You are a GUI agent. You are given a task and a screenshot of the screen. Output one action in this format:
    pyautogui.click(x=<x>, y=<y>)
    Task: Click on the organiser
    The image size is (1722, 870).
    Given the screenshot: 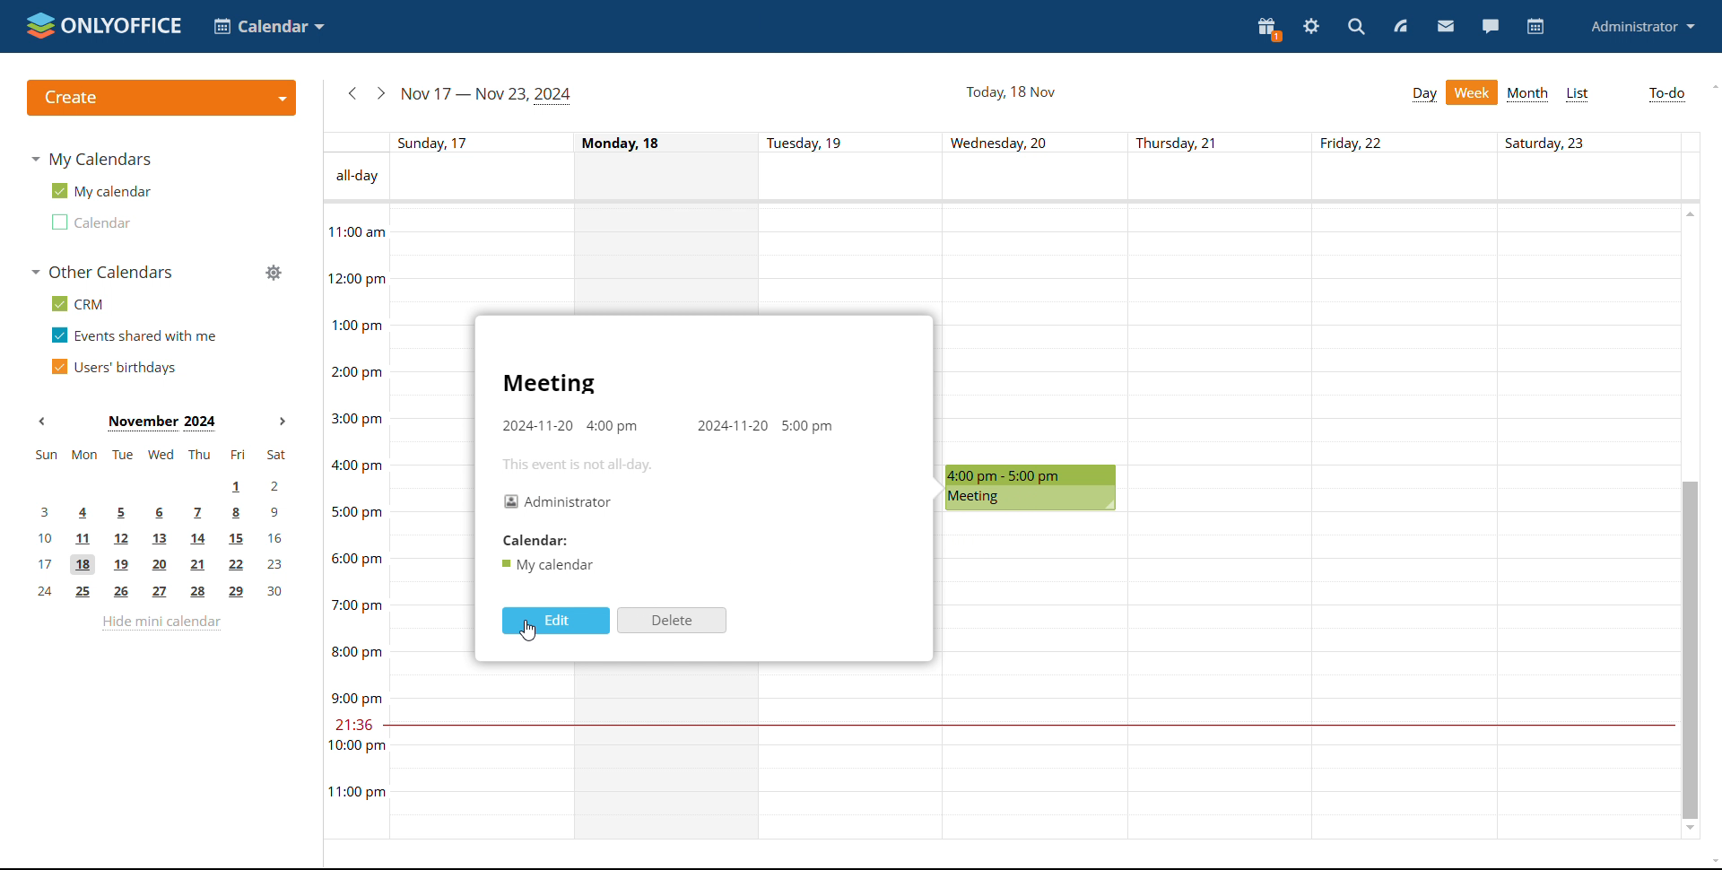 What is the action you would take?
    pyautogui.click(x=560, y=502)
    